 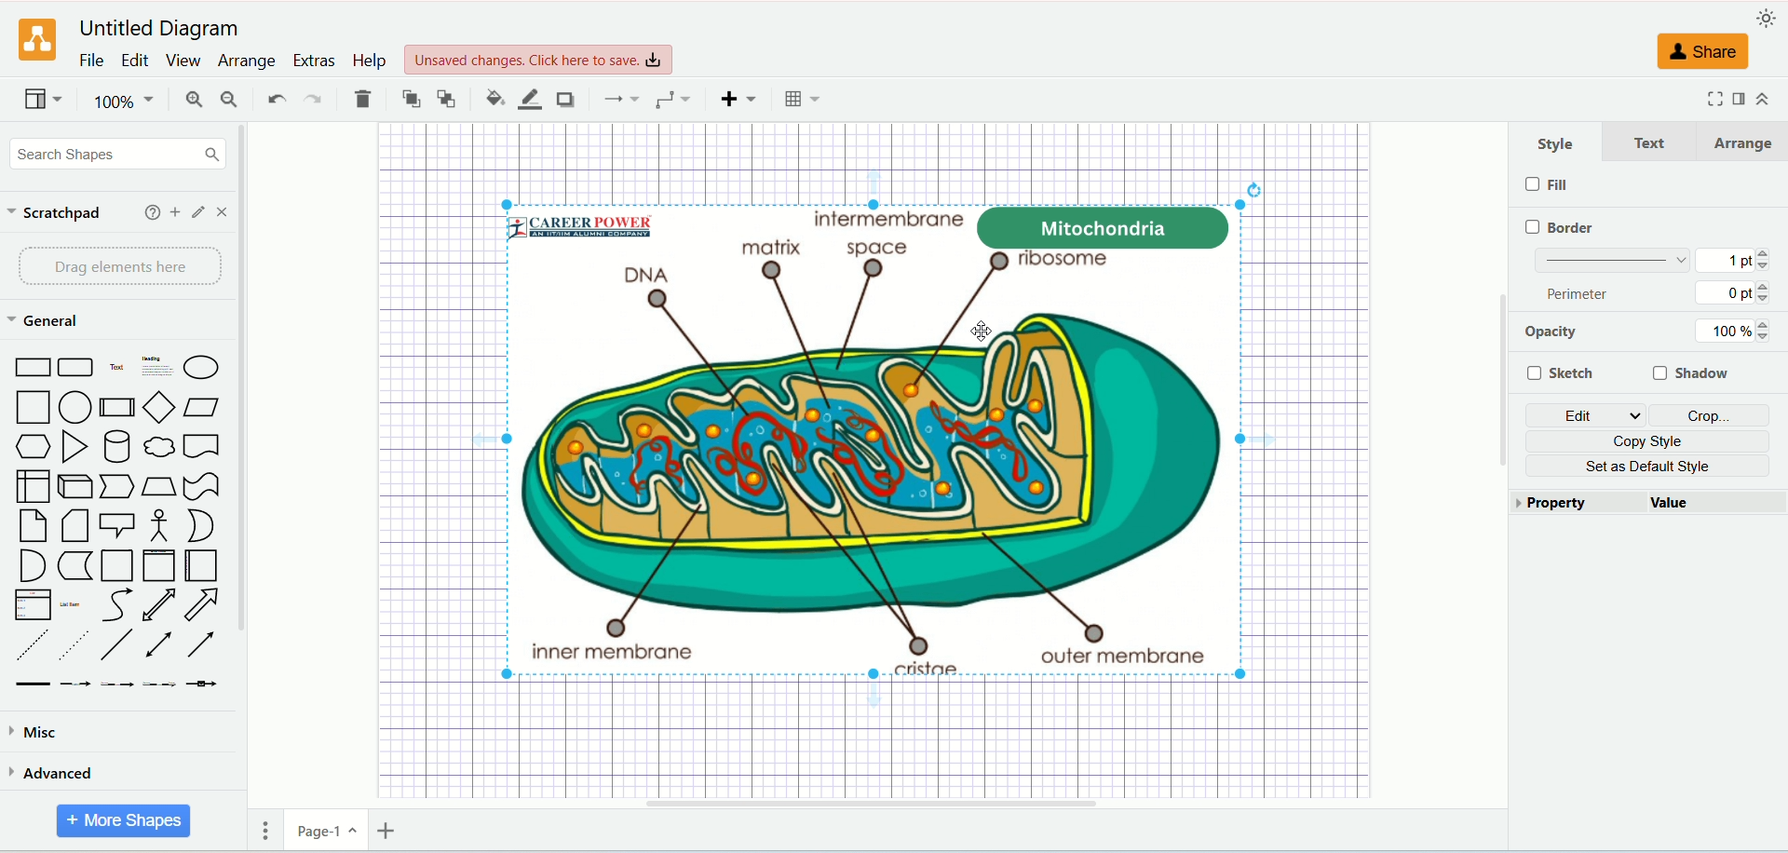 What do you see at coordinates (125, 102) in the screenshot?
I see `100%` at bounding box center [125, 102].